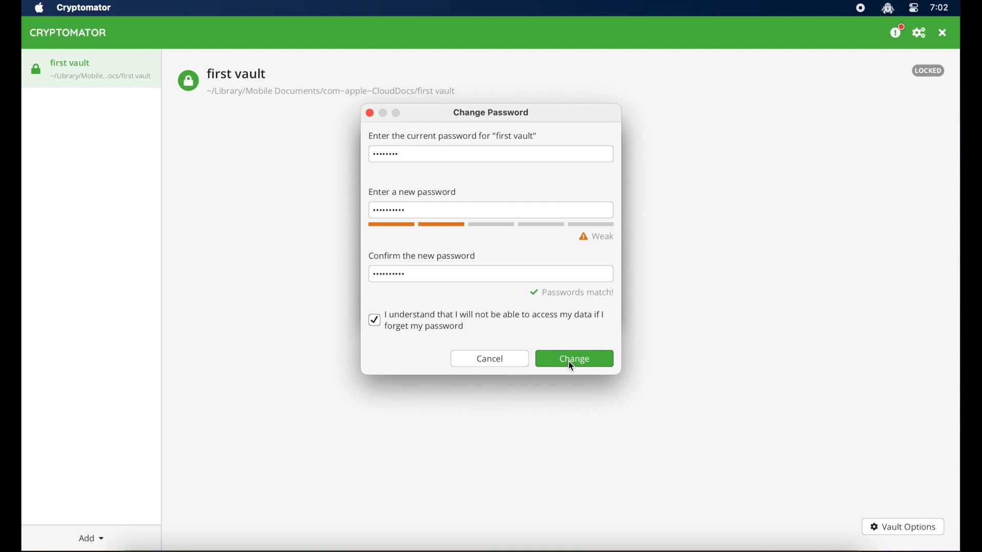  Describe the element at coordinates (384, 113) in the screenshot. I see `minimize` at that location.